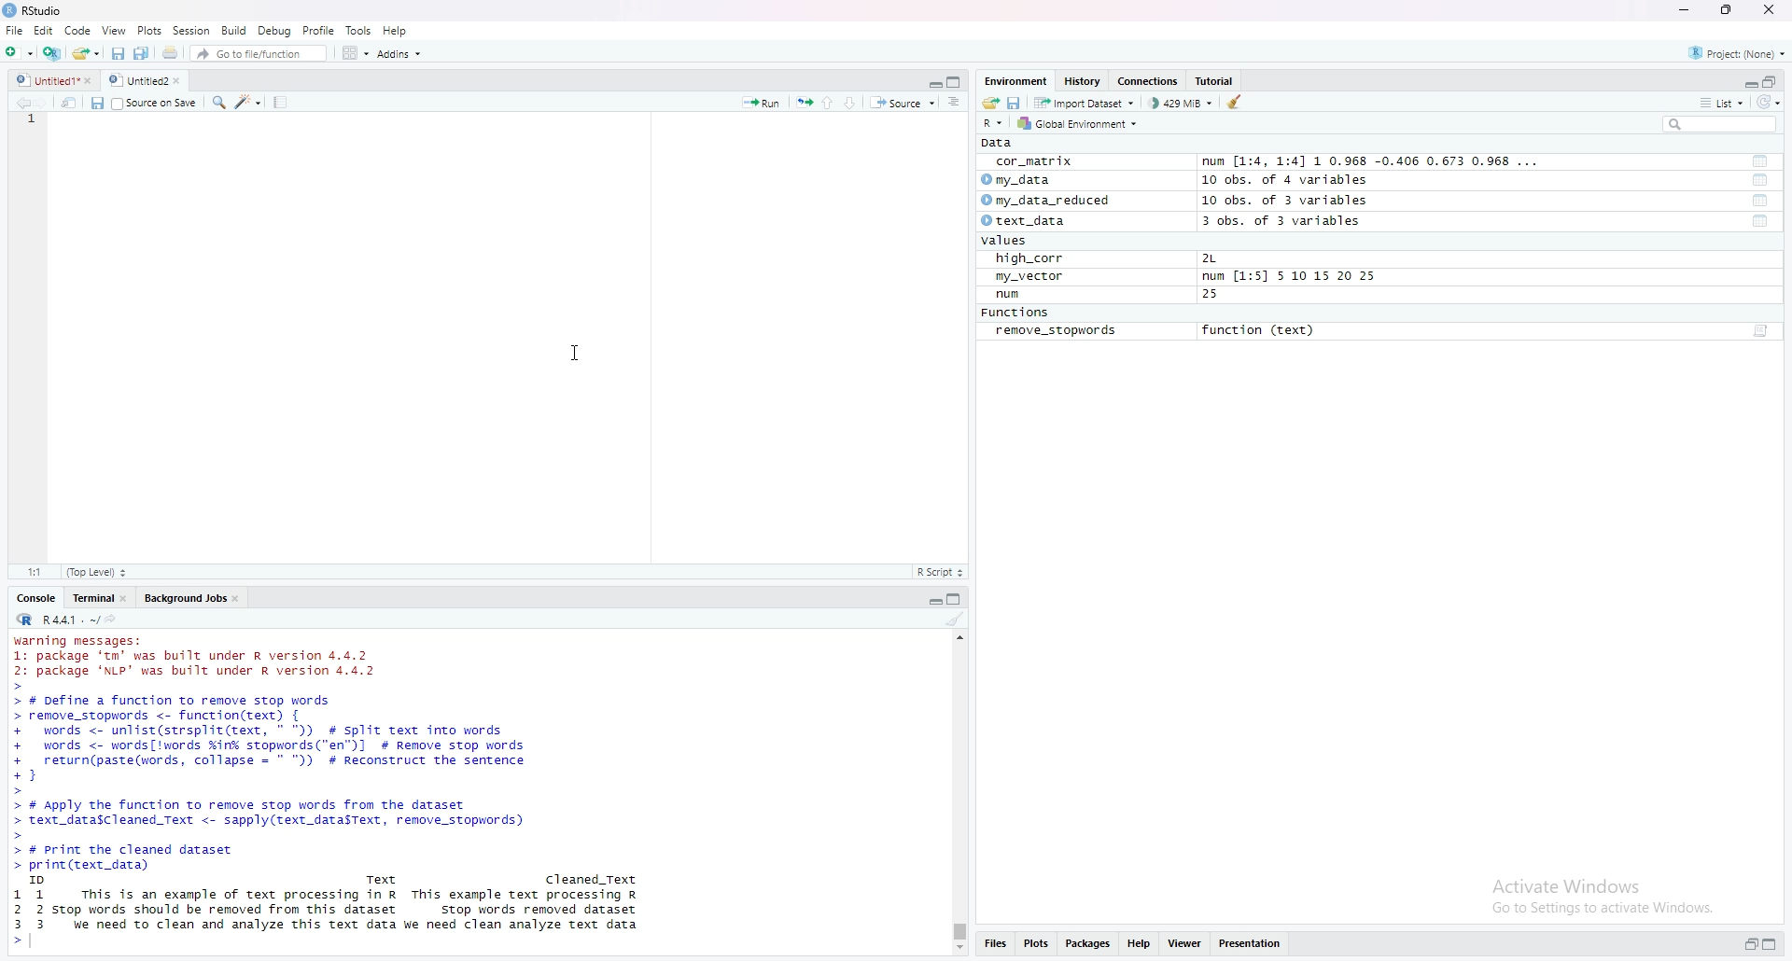 This screenshot has height=961, width=1792. Describe the element at coordinates (1028, 220) in the screenshot. I see `text_data` at that location.